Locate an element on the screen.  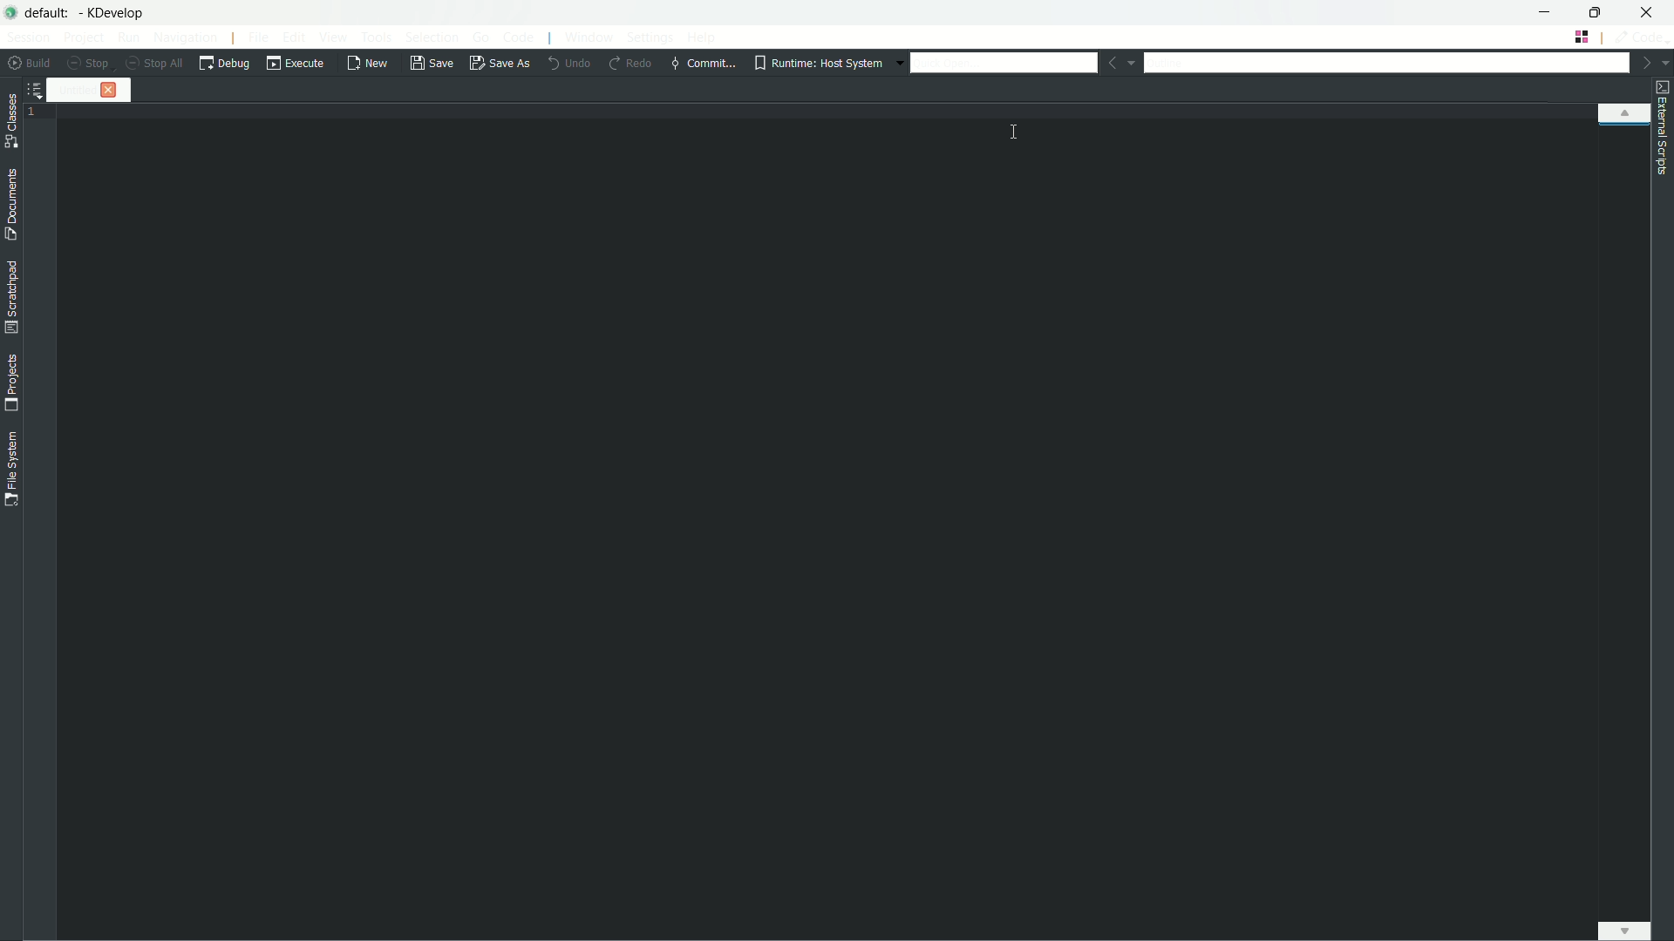
execute actions to change the area is located at coordinates (1640, 37).